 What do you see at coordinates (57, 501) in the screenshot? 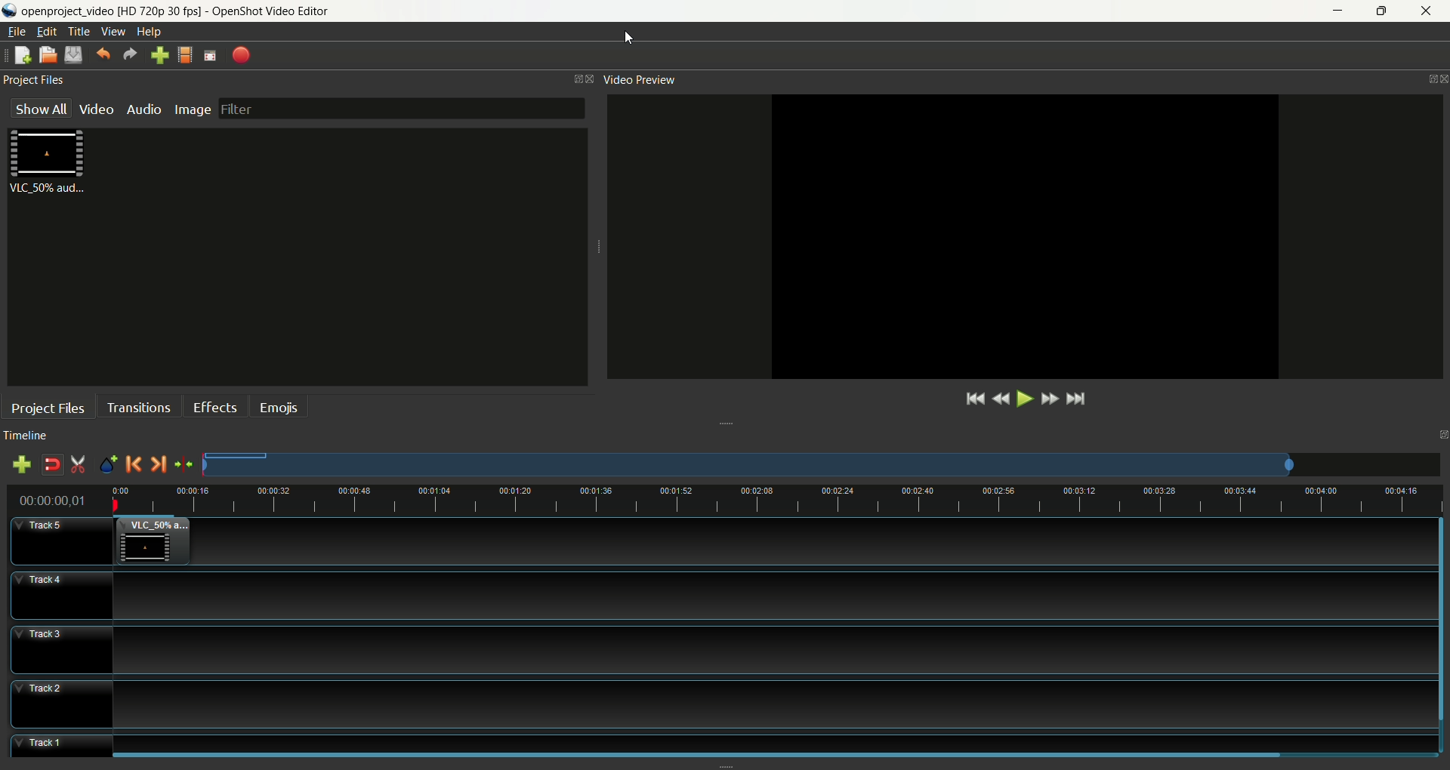
I see `timme` at bounding box center [57, 501].